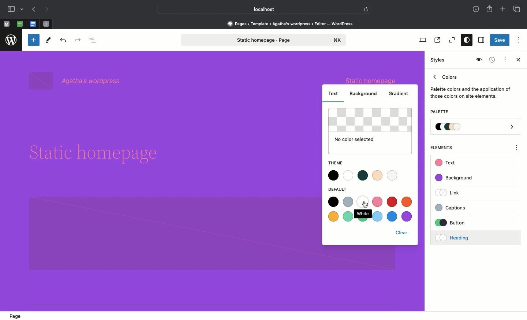 The width and height of the screenshot is (527, 320). Describe the element at coordinates (366, 204) in the screenshot. I see `cursor` at that location.